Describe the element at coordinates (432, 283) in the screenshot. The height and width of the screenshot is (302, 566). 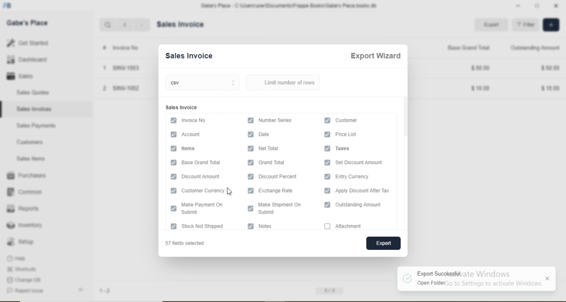
I see `Open folder` at that location.